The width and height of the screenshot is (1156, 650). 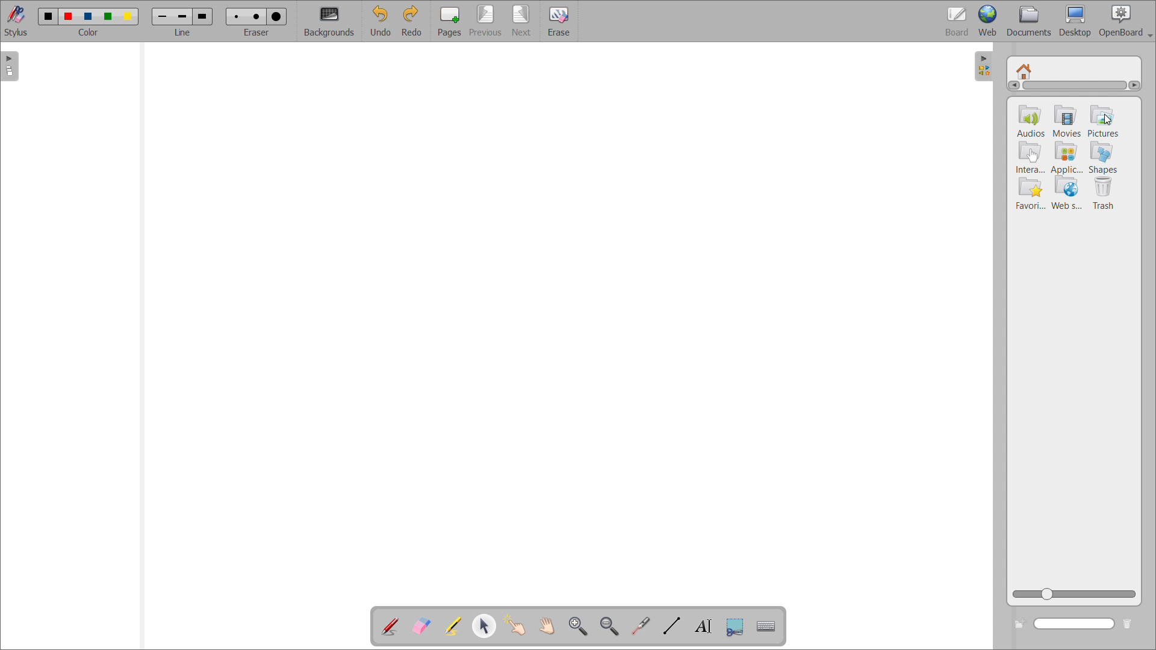 What do you see at coordinates (989, 21) in the screenshot?
I see `web` at bounding box center [989, 21].